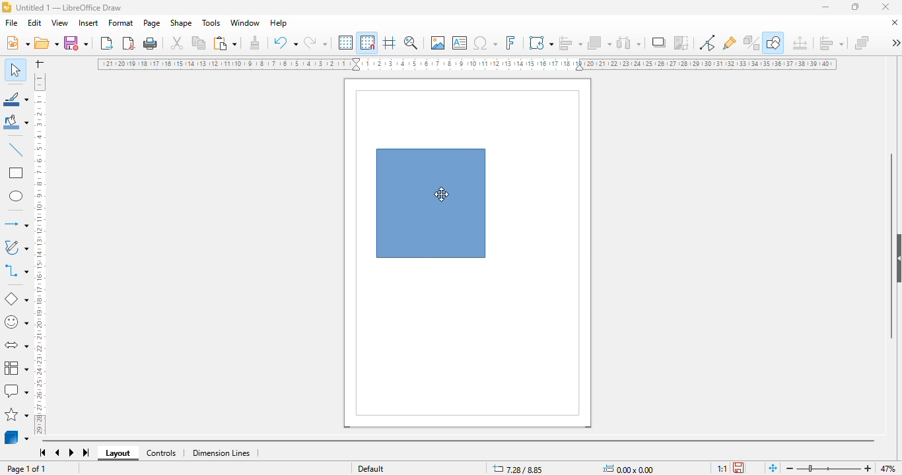 The width and height of the screenshot is (902, 475). I want to click on edit, so click(35, 22).